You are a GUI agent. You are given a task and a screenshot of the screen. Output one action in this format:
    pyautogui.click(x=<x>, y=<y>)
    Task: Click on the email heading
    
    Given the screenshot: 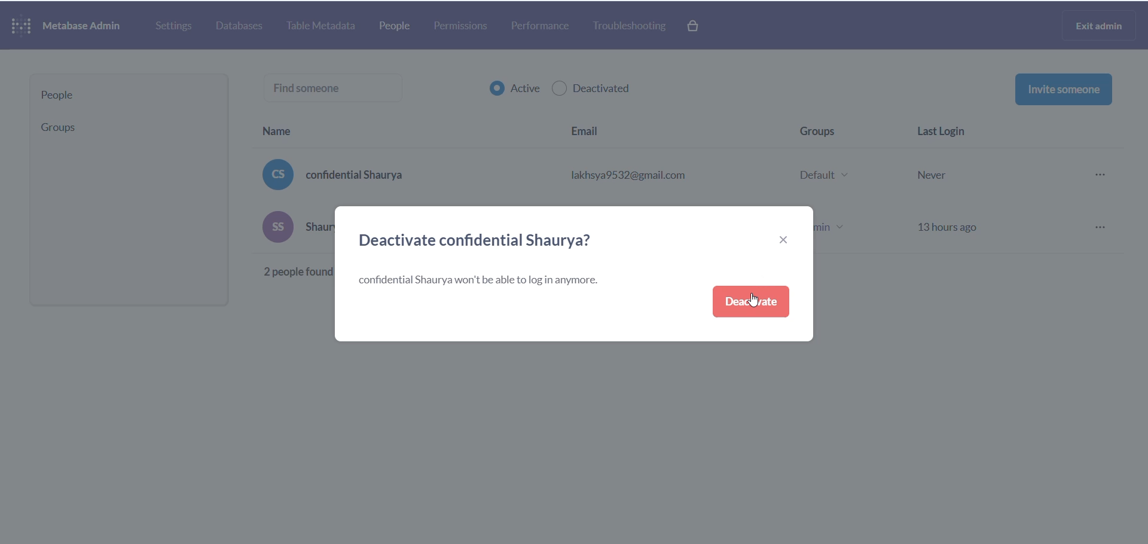 What is the action you would take?
    pyautogui.click(x=614, y=129)
    